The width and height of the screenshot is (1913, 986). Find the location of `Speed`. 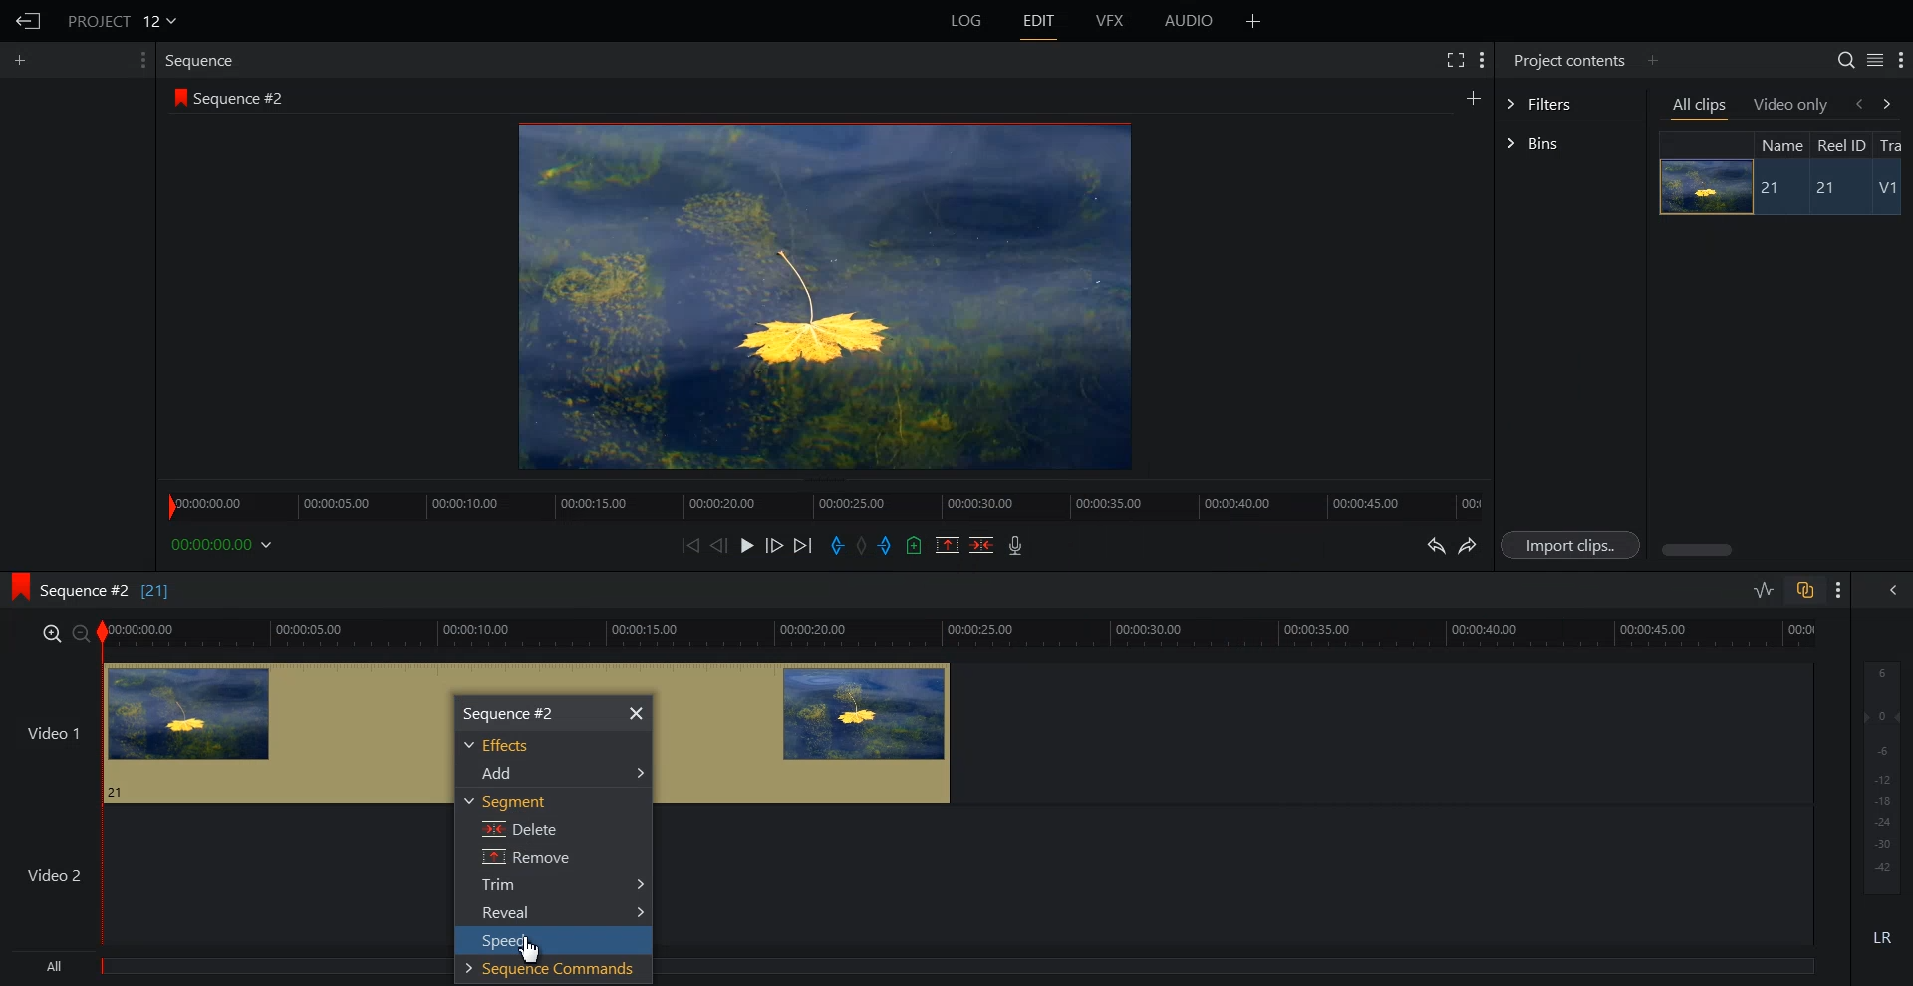

Speed is located at coordinates (546, 942).